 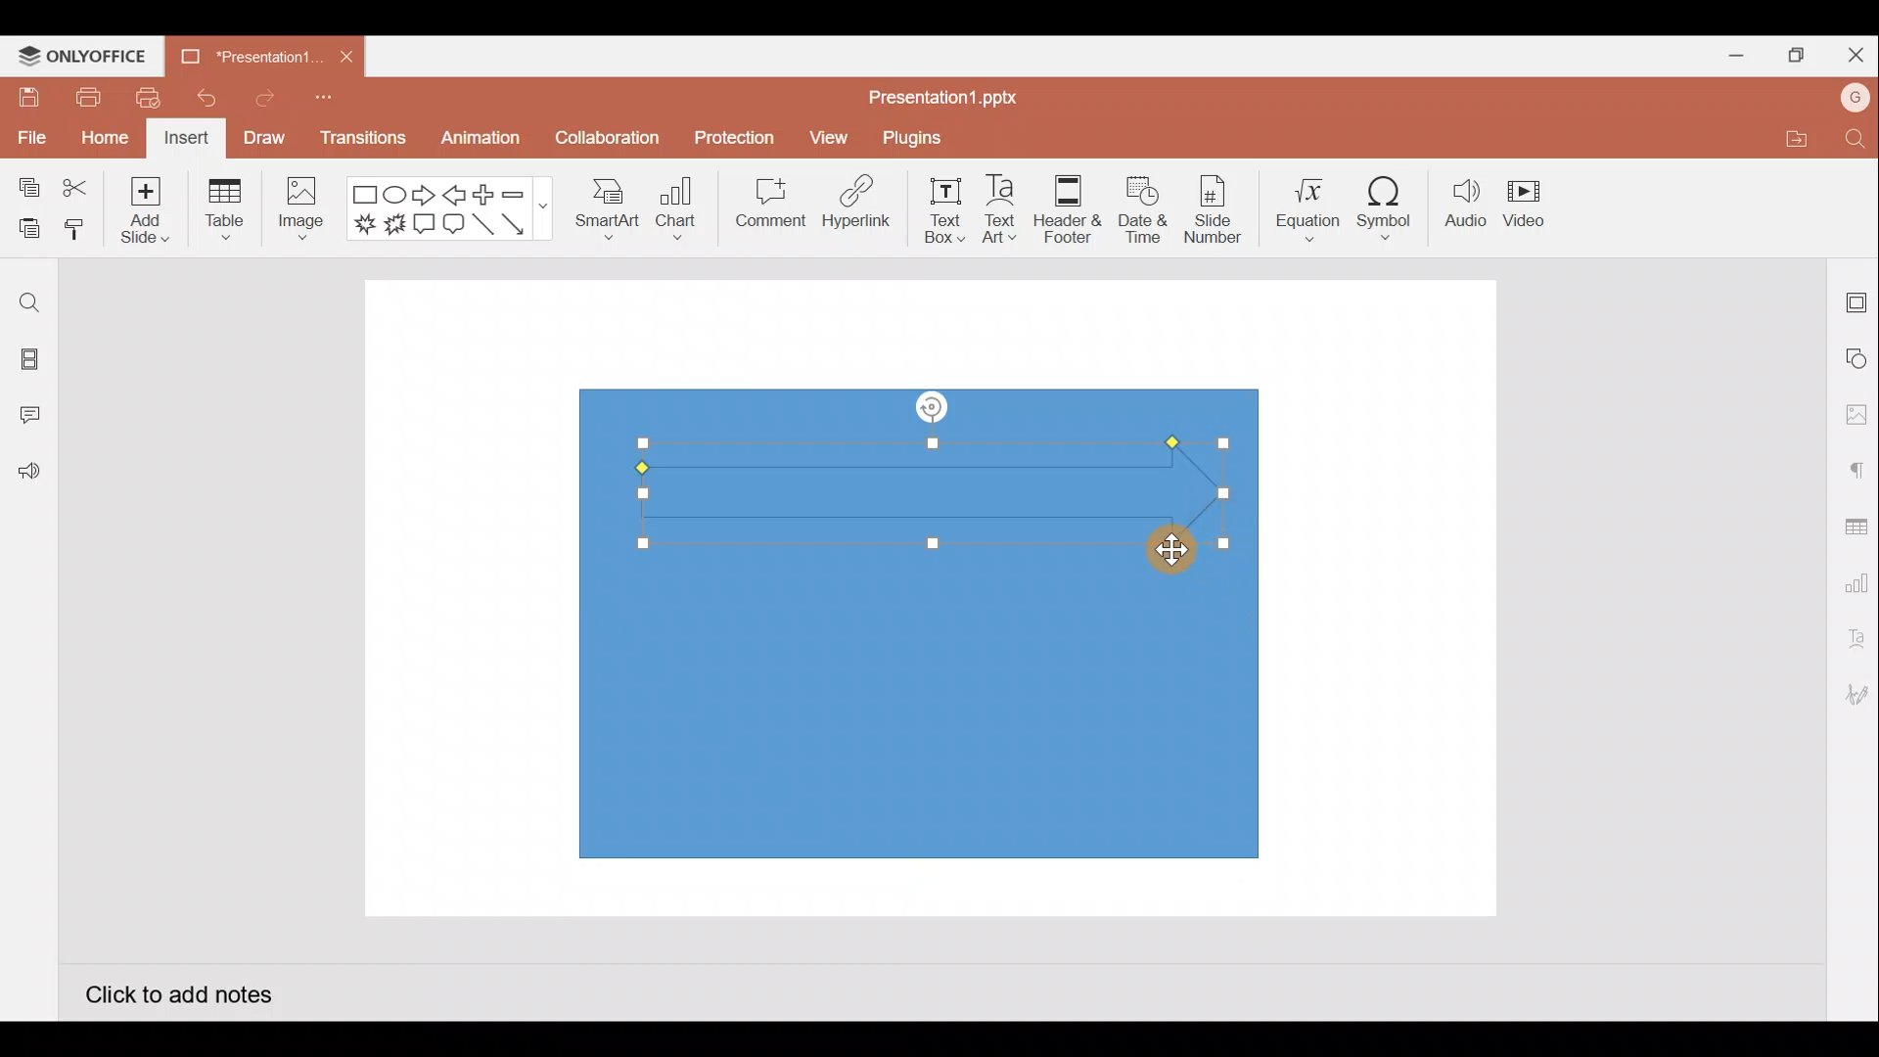 What do you see at coordinates (1008, 205) in the screenshot?
I see `Text Art` at bounding box center [1008, 205].